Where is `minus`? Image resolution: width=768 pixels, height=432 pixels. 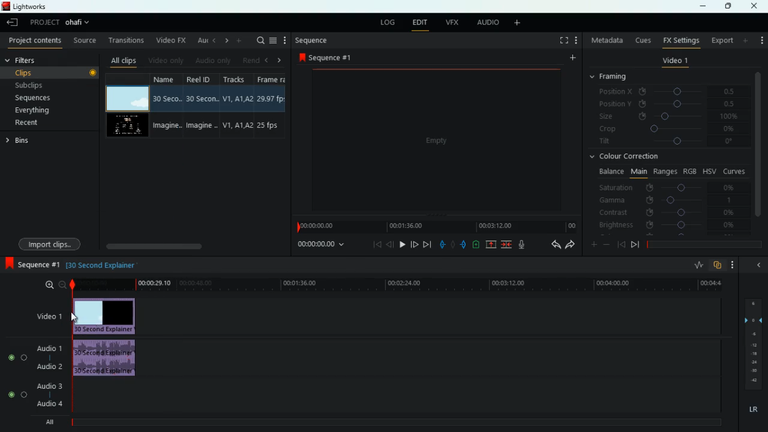 minus is located at coordinates (607, 244).